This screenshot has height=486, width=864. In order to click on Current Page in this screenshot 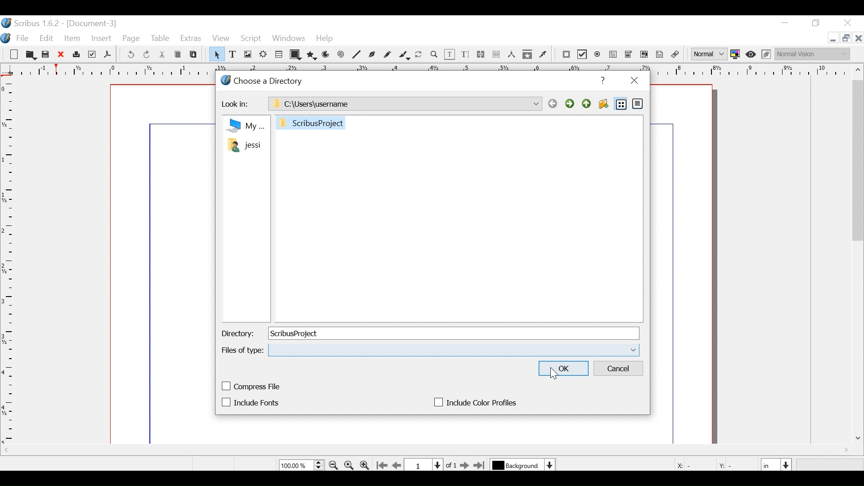, I will do `click(425, 464)`.